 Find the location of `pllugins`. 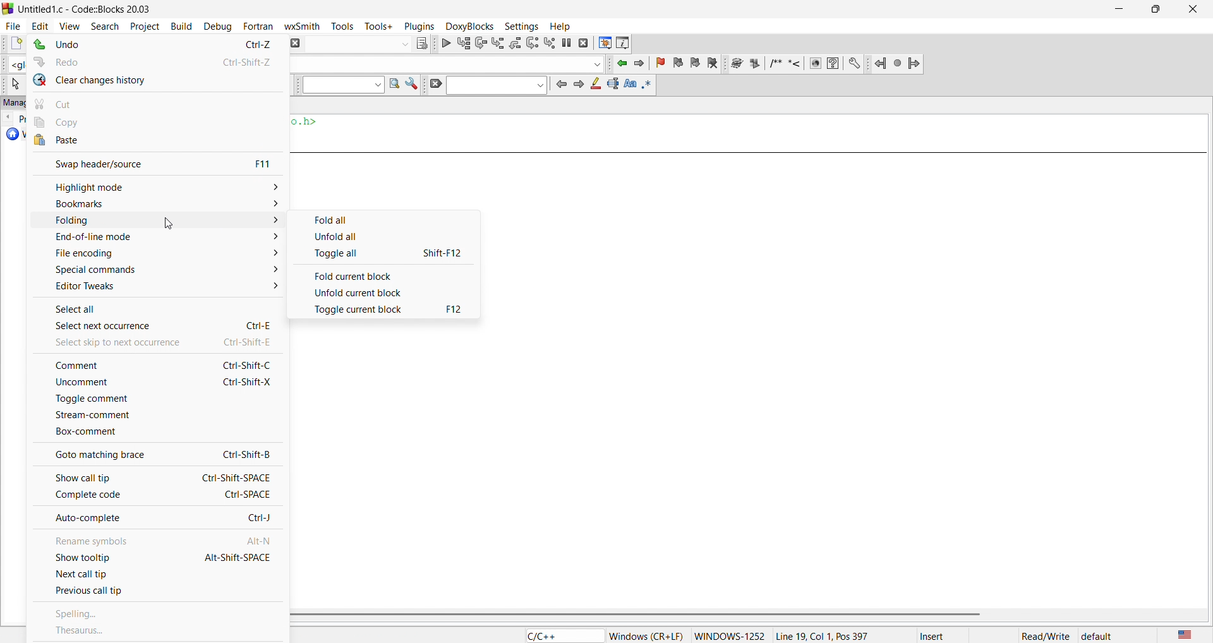

pllugins is located at coordinates (417, 25).